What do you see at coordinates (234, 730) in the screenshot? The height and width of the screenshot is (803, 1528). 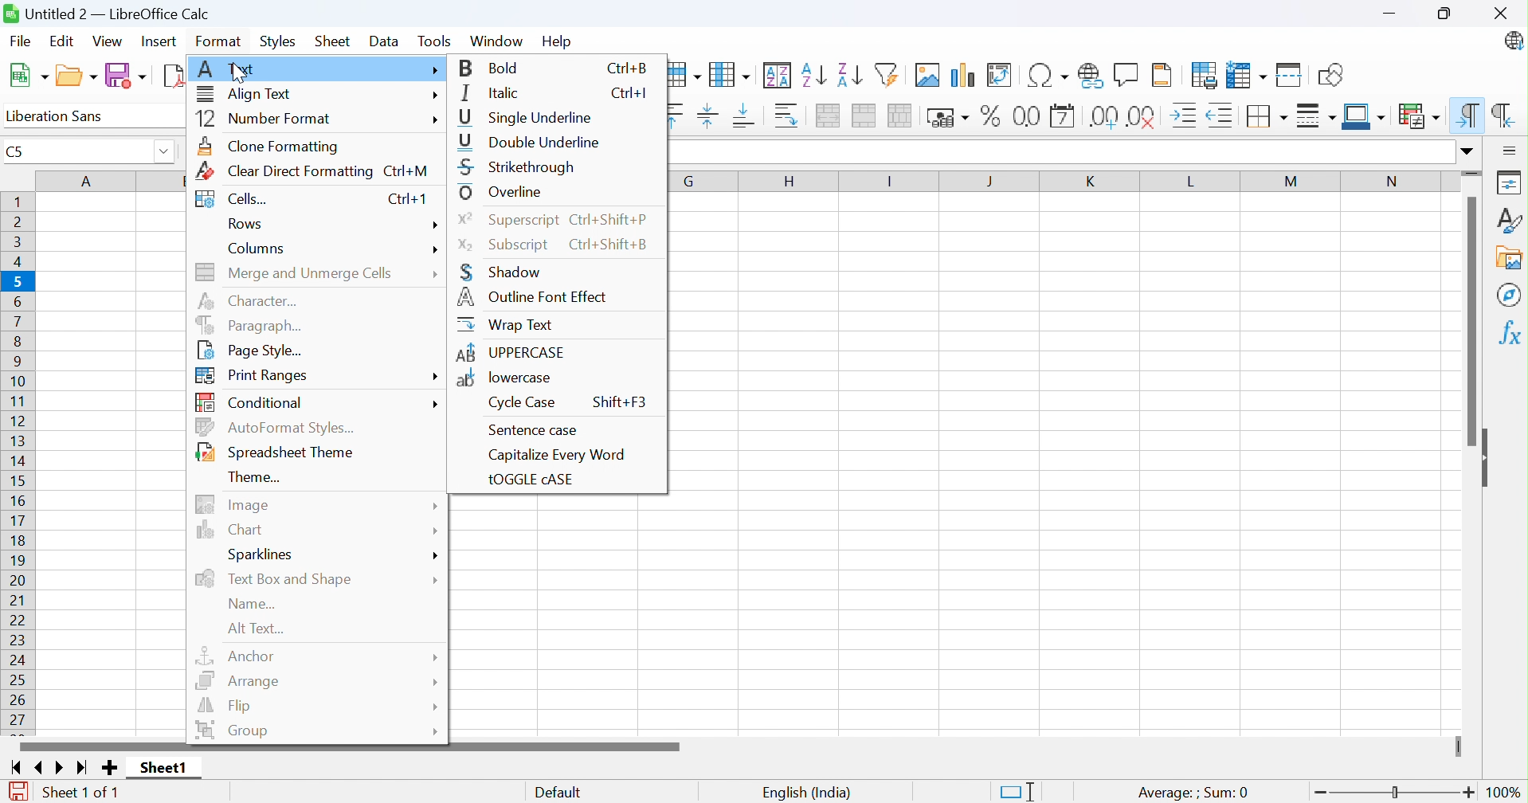 I see `Group` at bounding box center [234, 730].